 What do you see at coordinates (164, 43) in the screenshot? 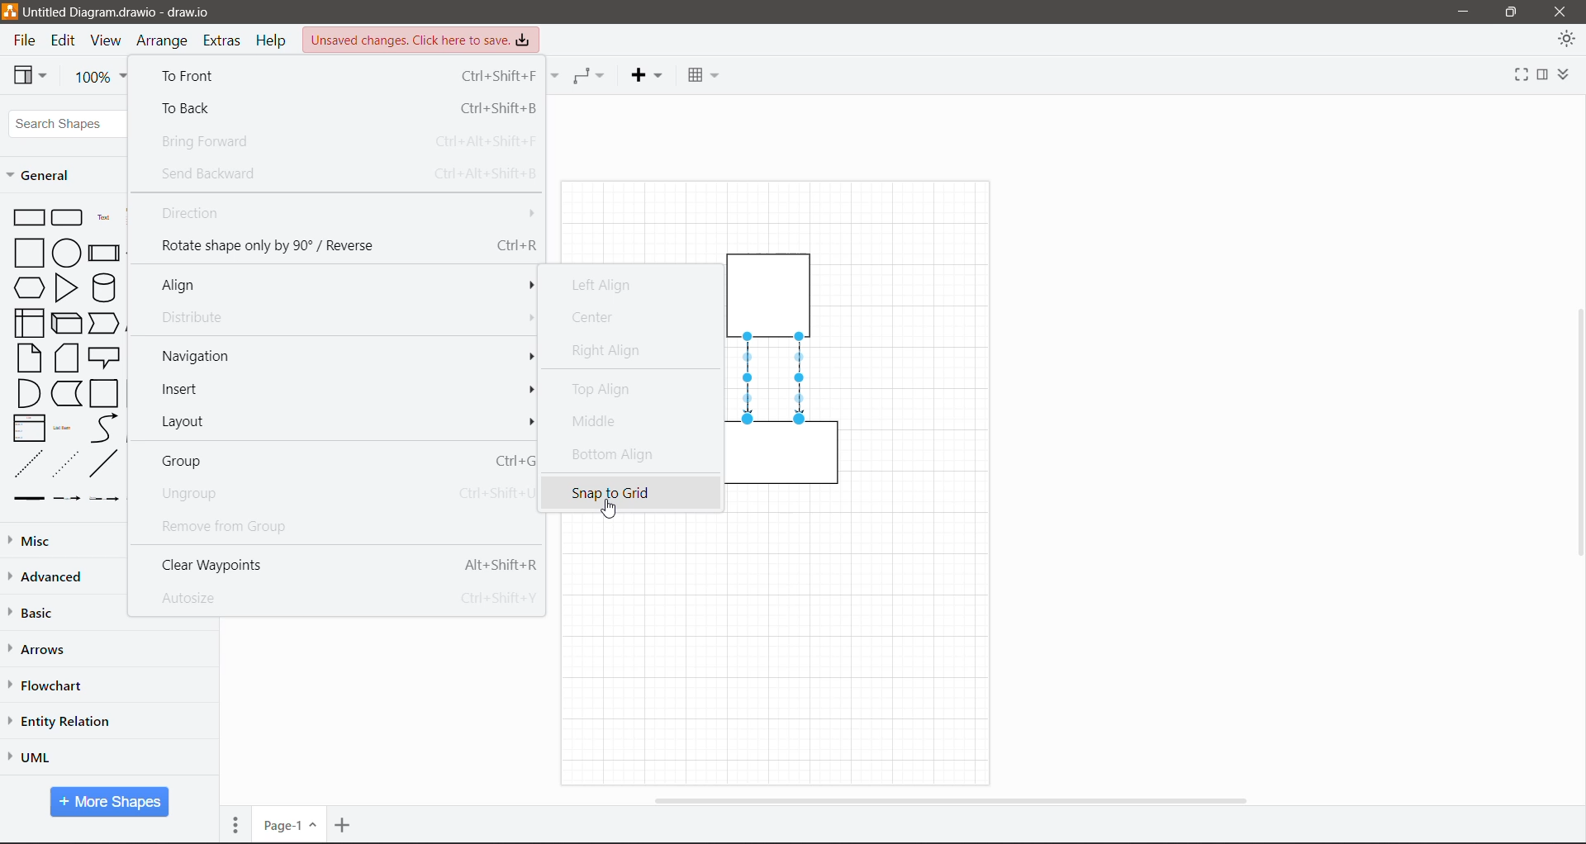
I see `Arrange` at bounding box center [164, 43].